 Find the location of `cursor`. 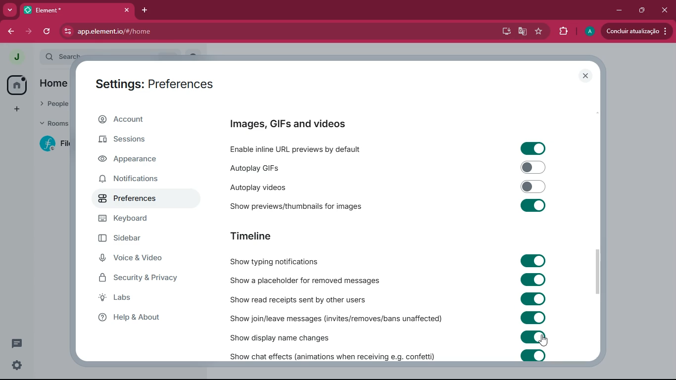

cursor is located at coordinates (542, 341).